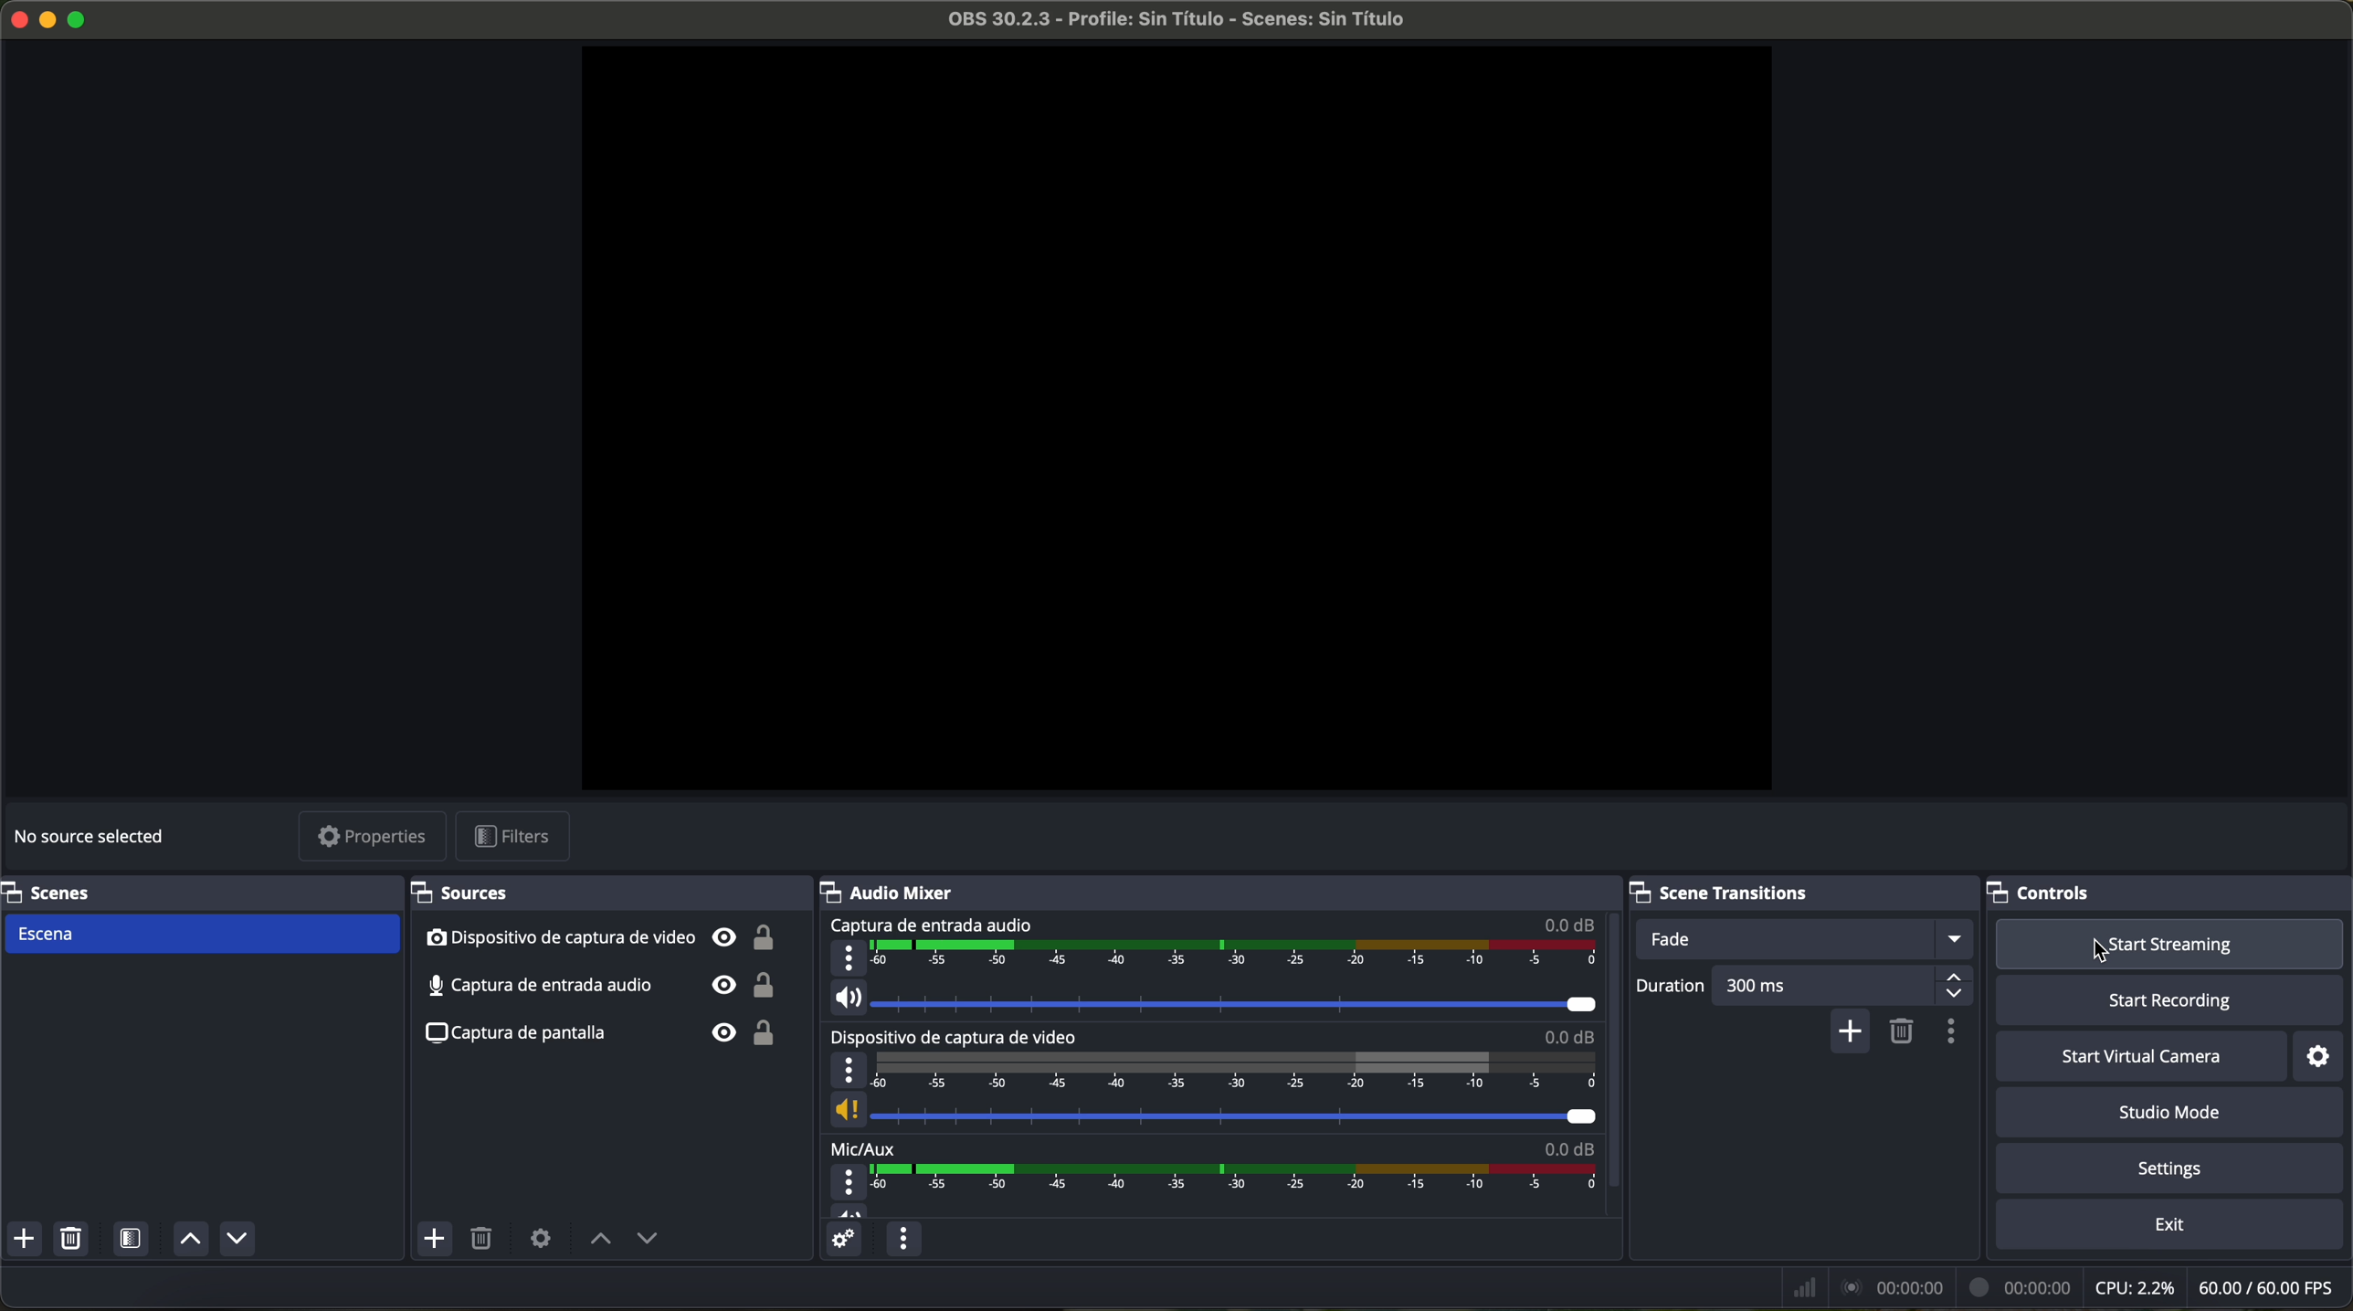  I want to click on open scene filters, so click(133, 1242).